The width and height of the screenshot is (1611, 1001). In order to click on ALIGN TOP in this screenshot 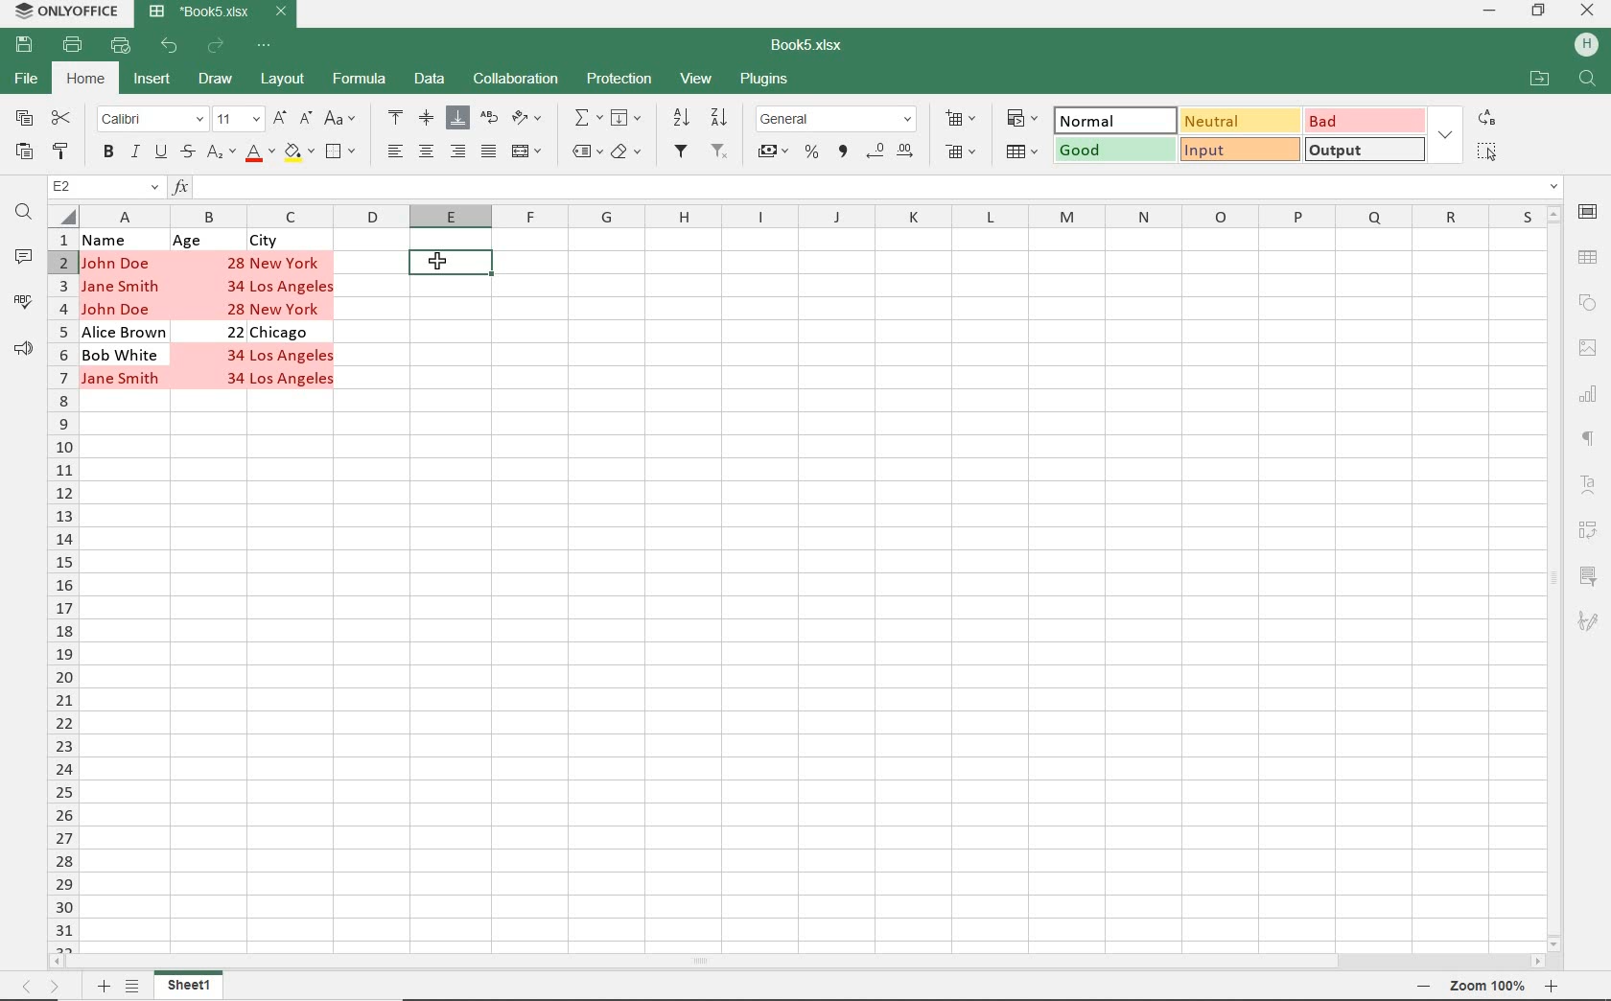, I will do `click(396, 119)`.